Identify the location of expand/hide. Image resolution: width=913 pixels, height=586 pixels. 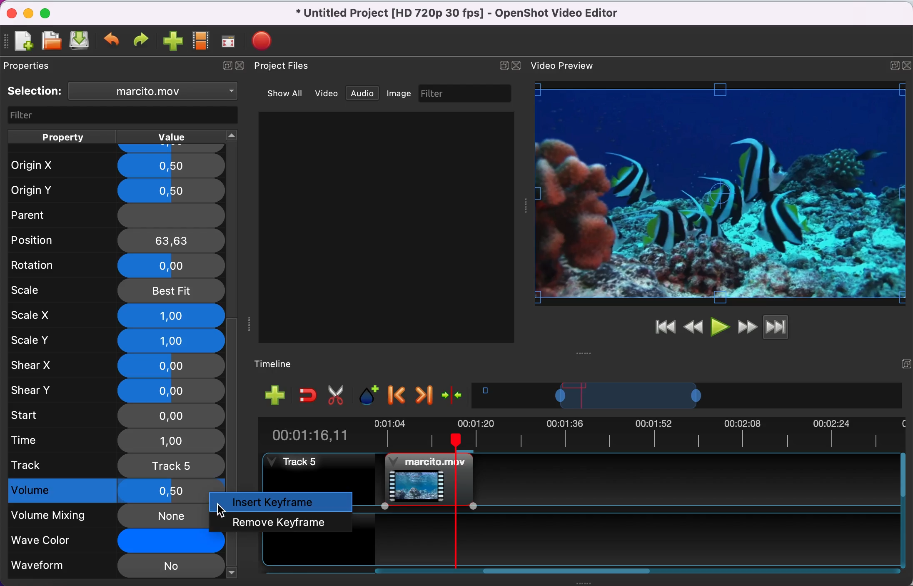
(225, 68).